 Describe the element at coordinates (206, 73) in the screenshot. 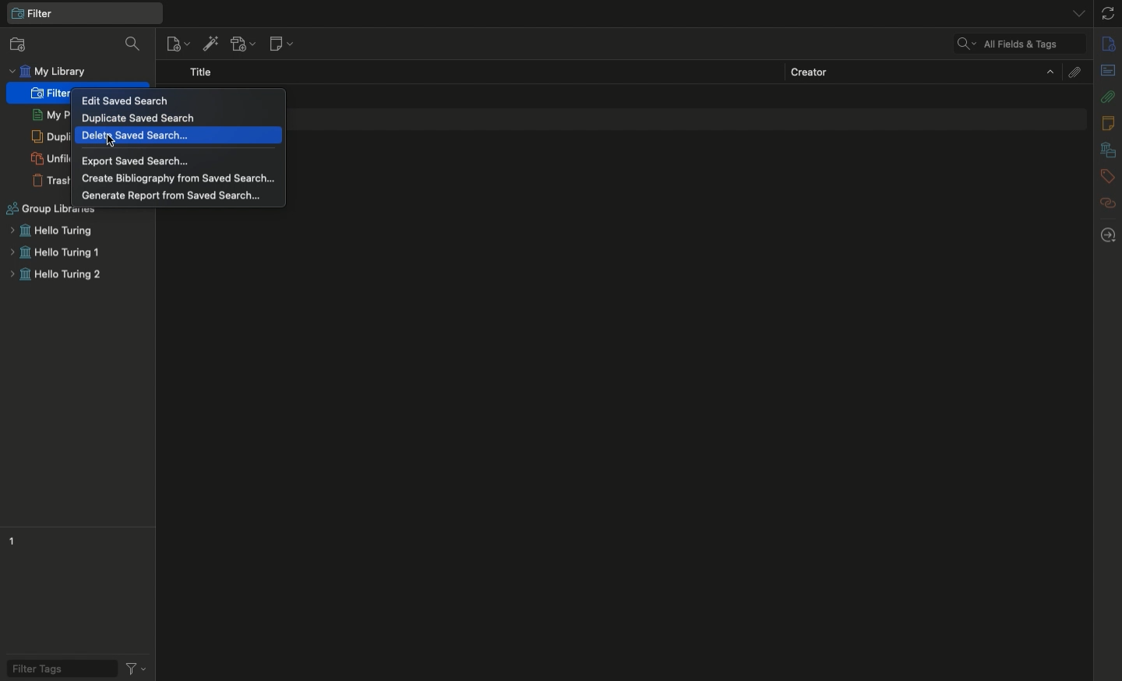

I see `Title` at that location.